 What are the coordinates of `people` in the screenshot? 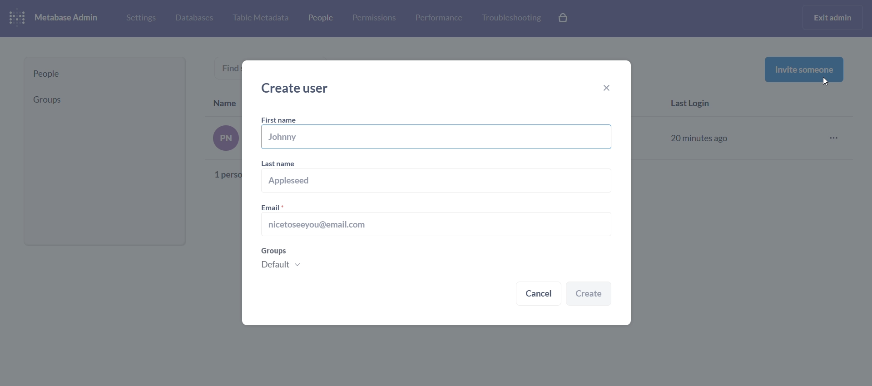 It's located at (105, 74).